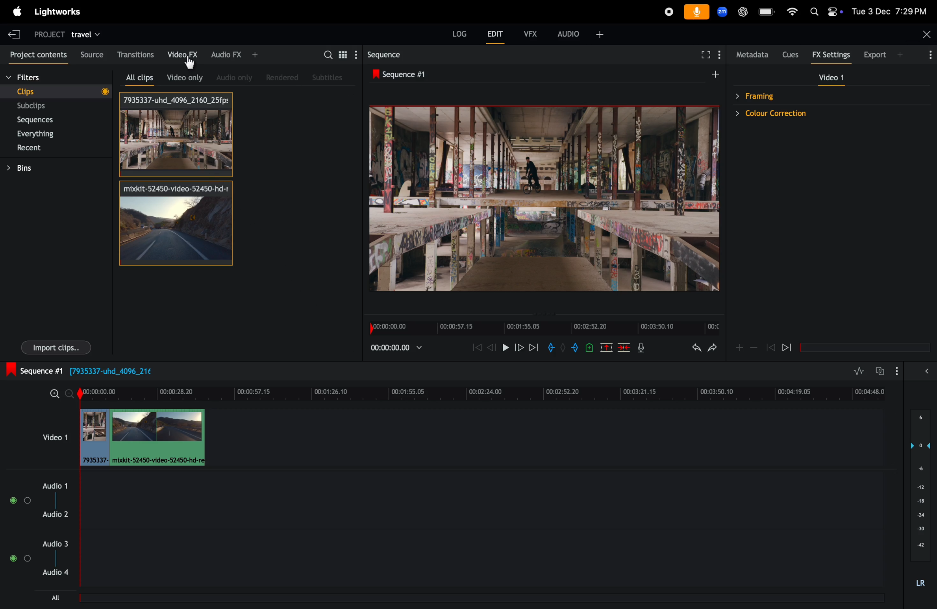 This screenshot has height=609, width=937. I want to click on pausde, so click(791, 349).